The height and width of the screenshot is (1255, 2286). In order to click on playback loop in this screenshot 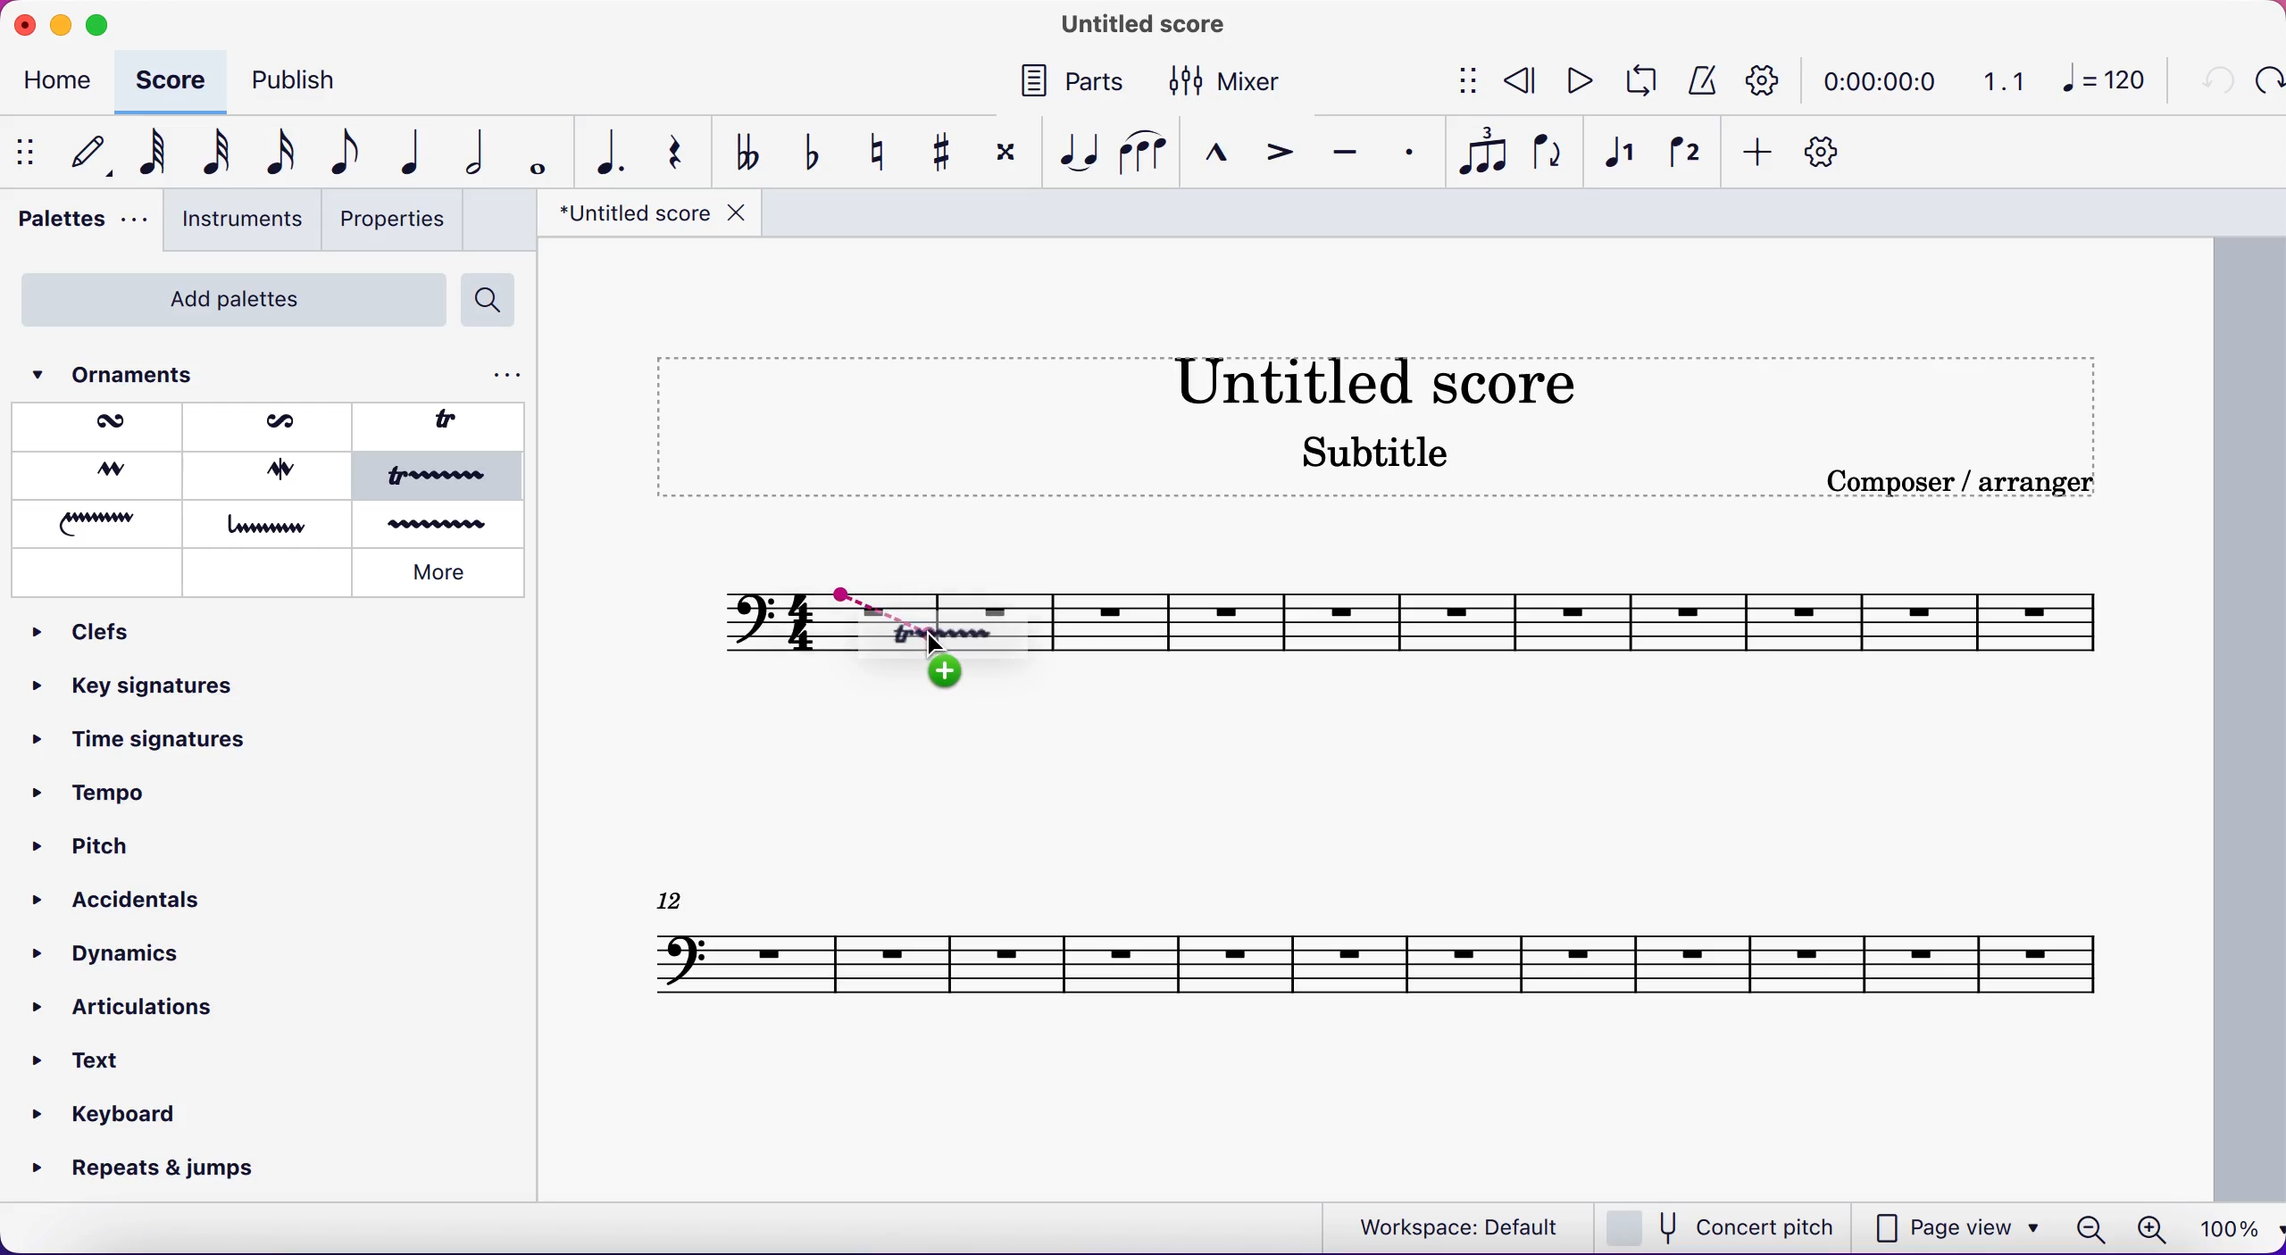, I will do `click(1639, 83)`.